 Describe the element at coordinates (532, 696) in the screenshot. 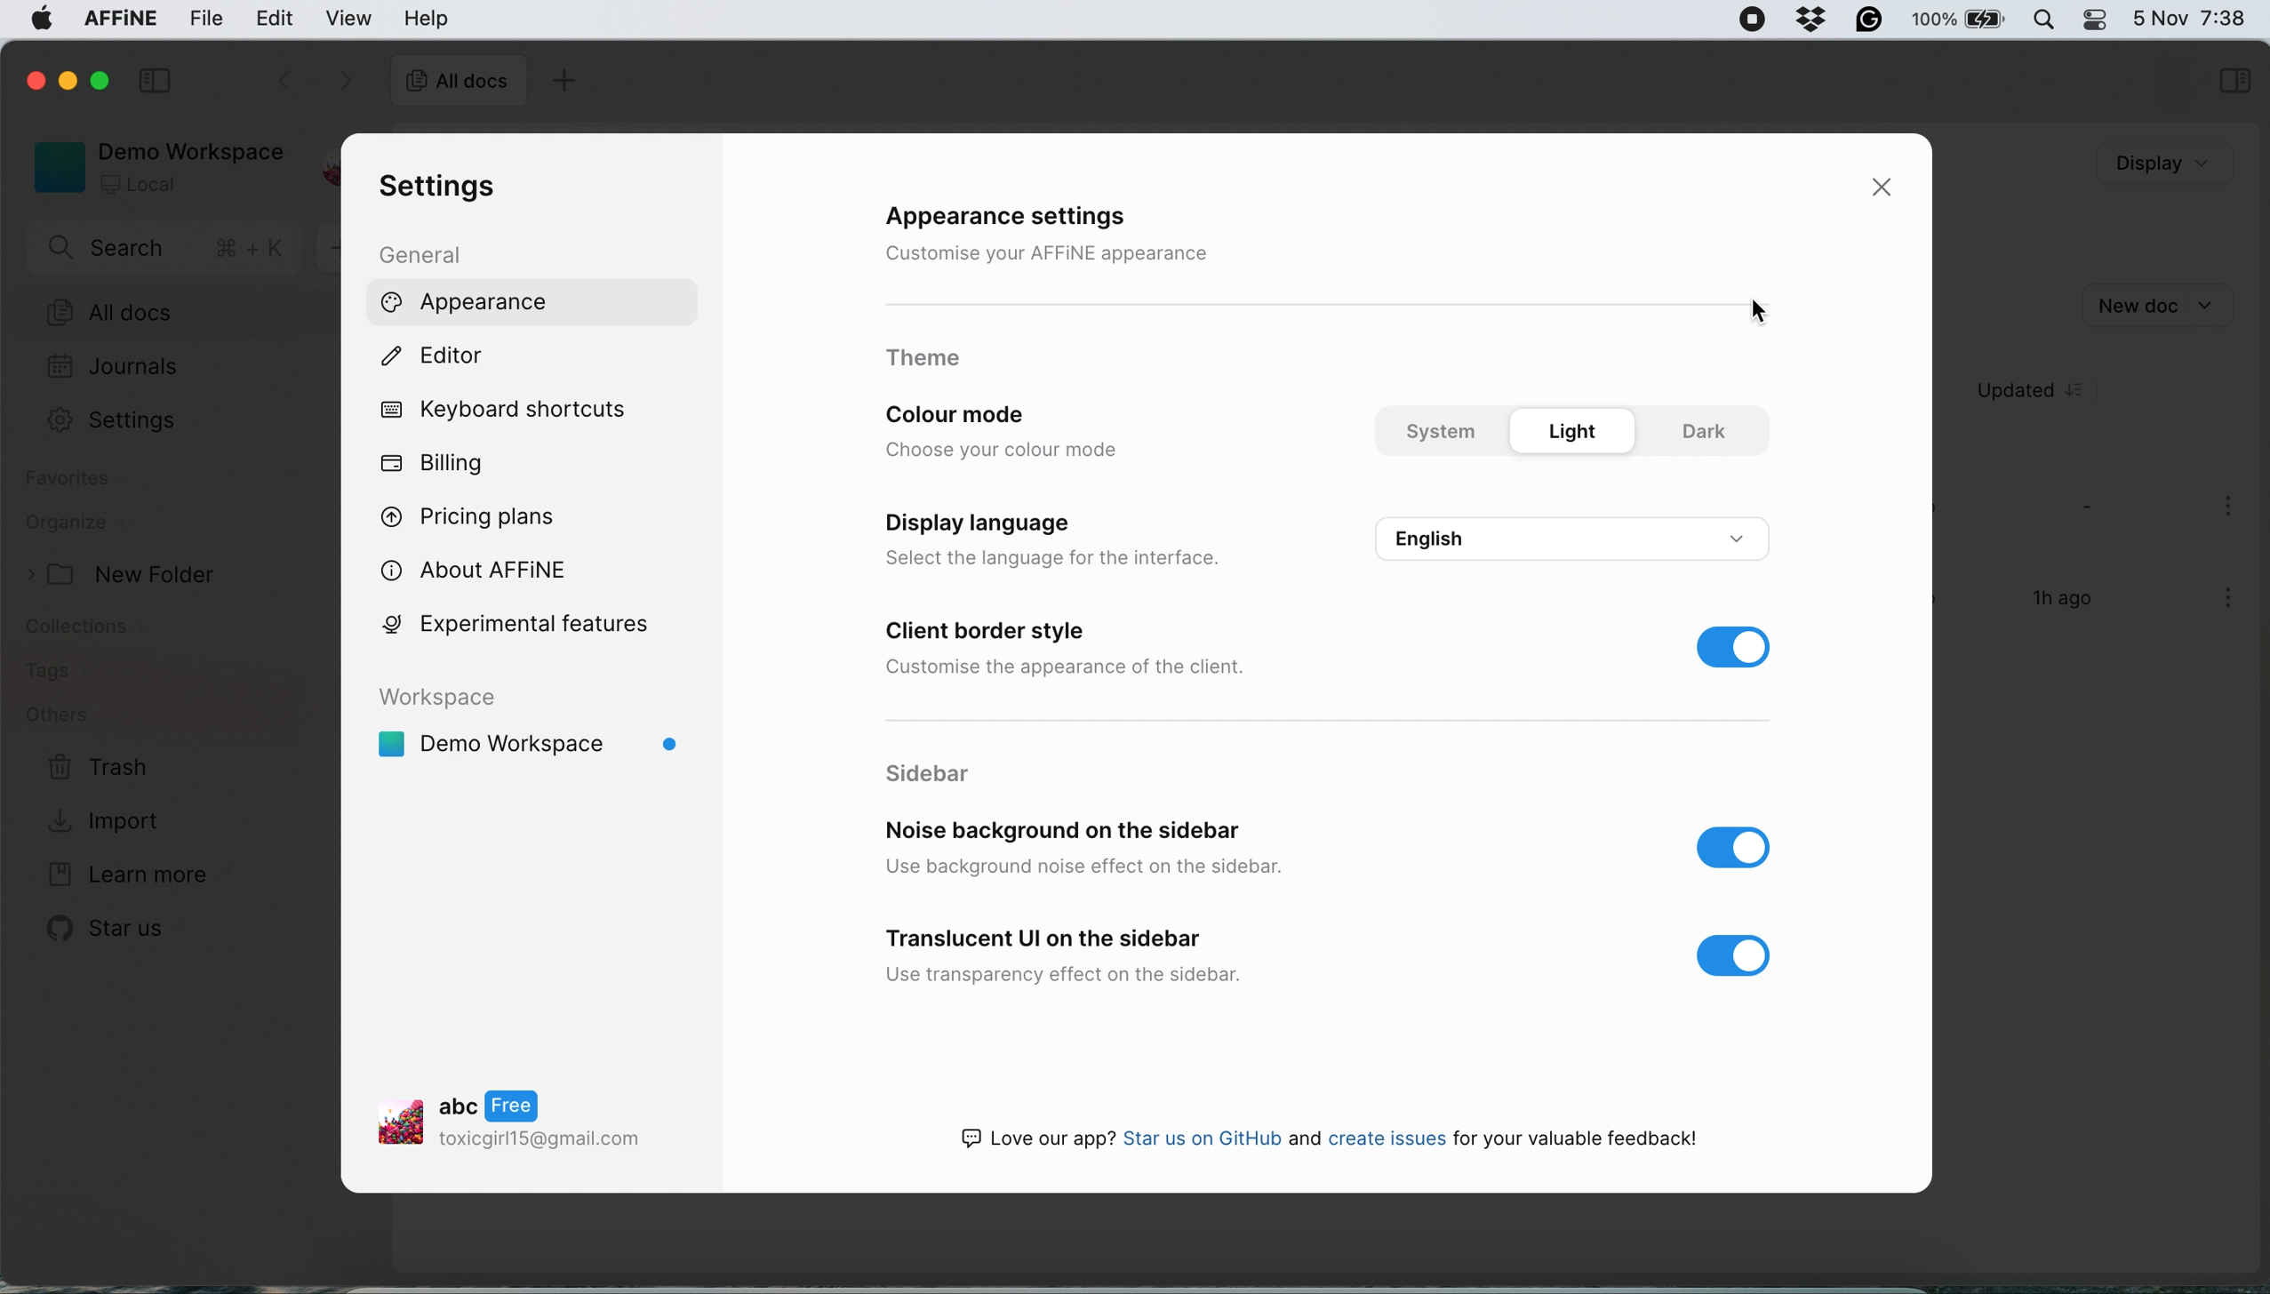

I see `workspace` at that location.